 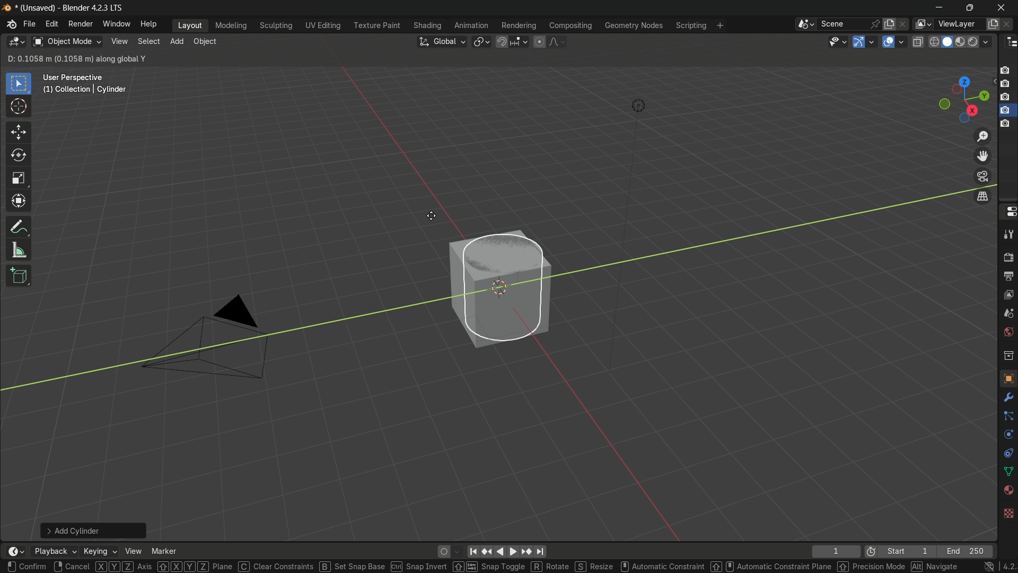 I want to click on jump to keyframe, so click(x=524, y=551).